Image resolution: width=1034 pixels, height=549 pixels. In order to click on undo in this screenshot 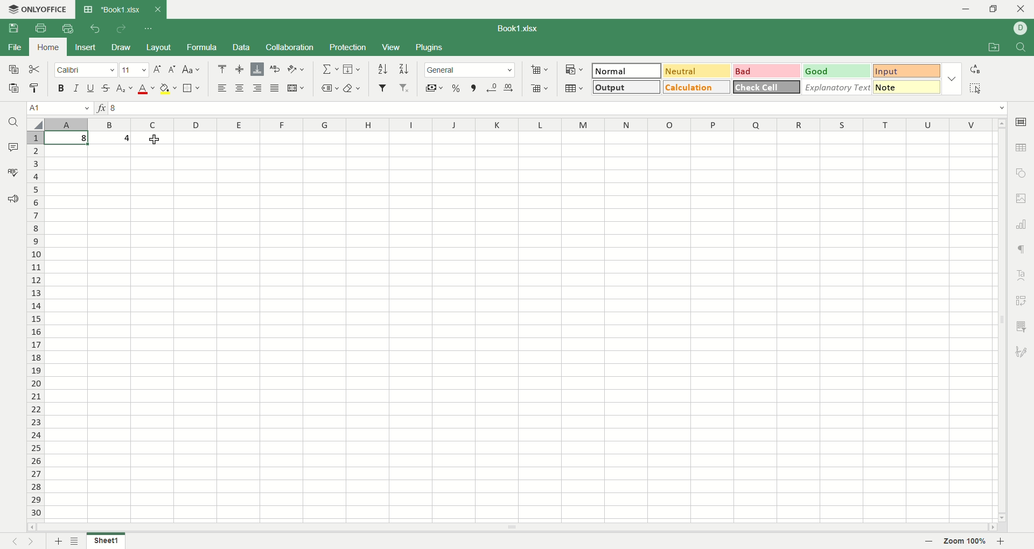, I will do `click(95, 27)`.